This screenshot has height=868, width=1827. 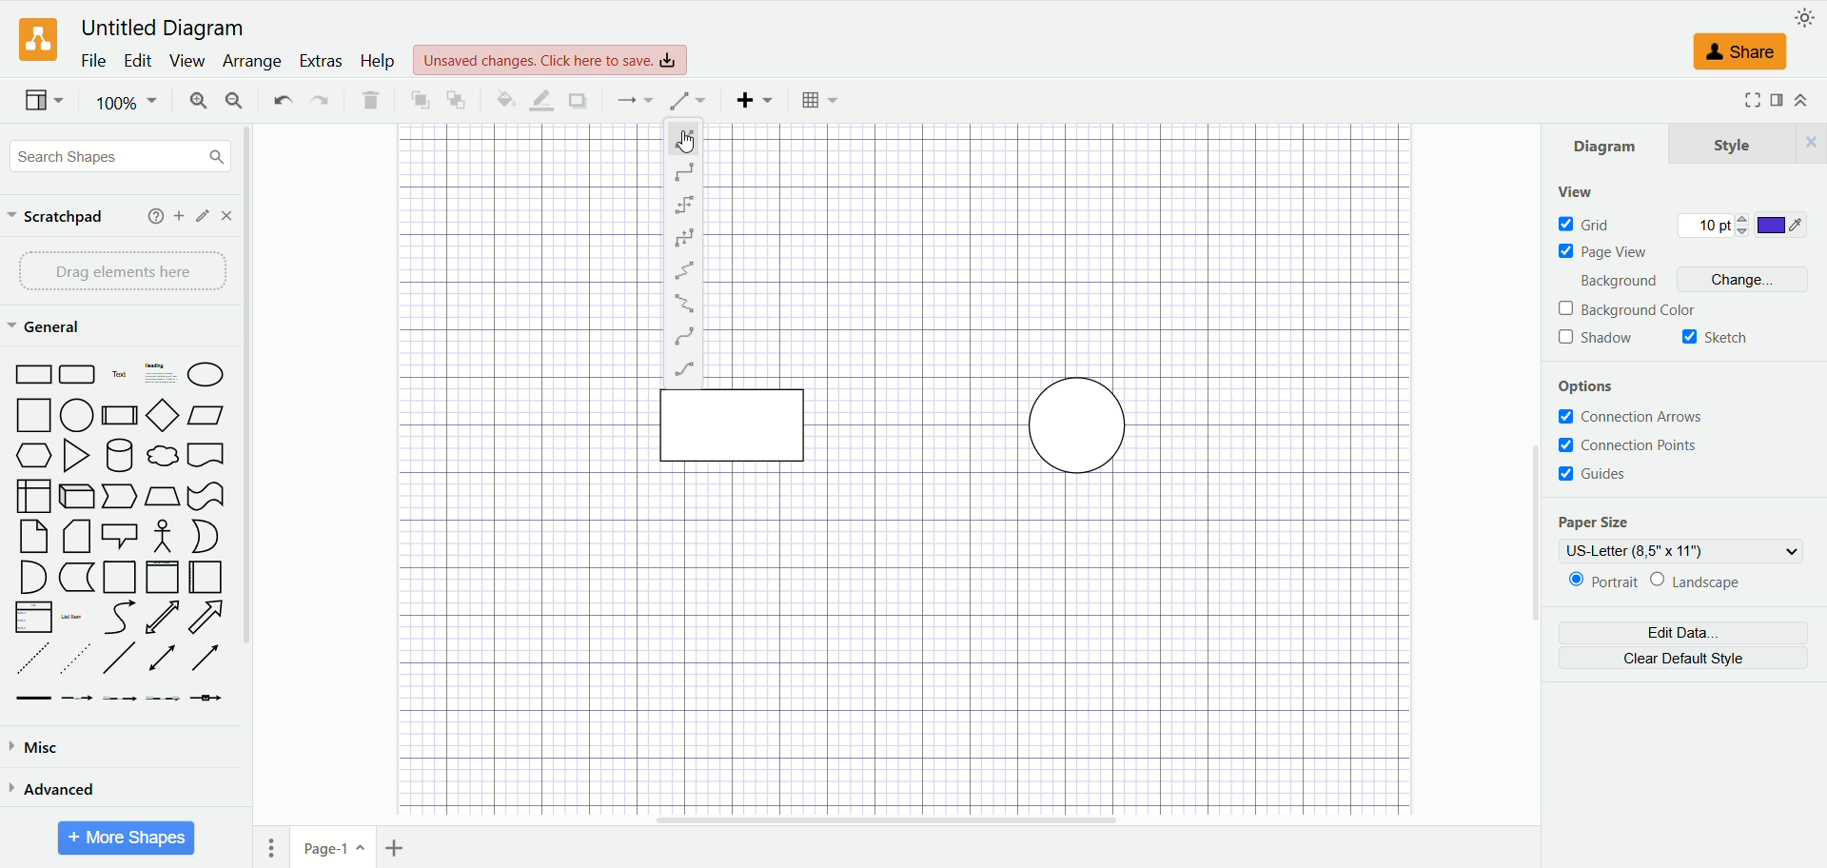 What do you see at coordinates (368, 98) in the screenshot?
I see `delete` at bounding box center [368, 98].